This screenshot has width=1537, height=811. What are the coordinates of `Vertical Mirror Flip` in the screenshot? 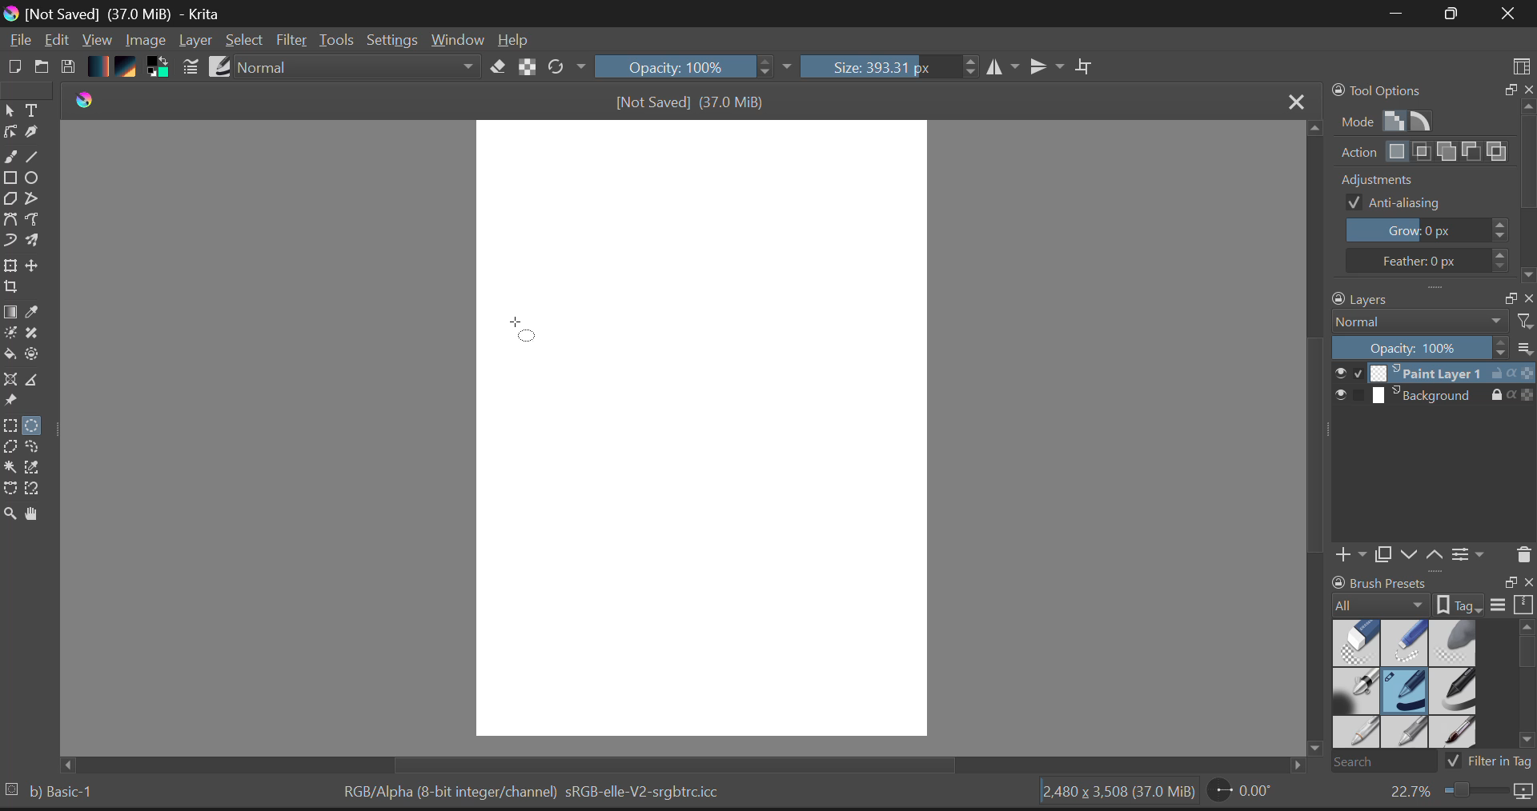 It's located at (1005, 68).